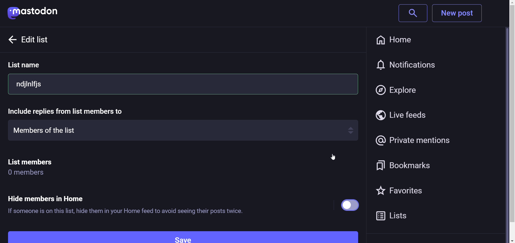 The image size is (515, 243). What do you see at coordinates (181, 130) in the screenshot?
I see `members of the list` at bounding box center [181, 130].